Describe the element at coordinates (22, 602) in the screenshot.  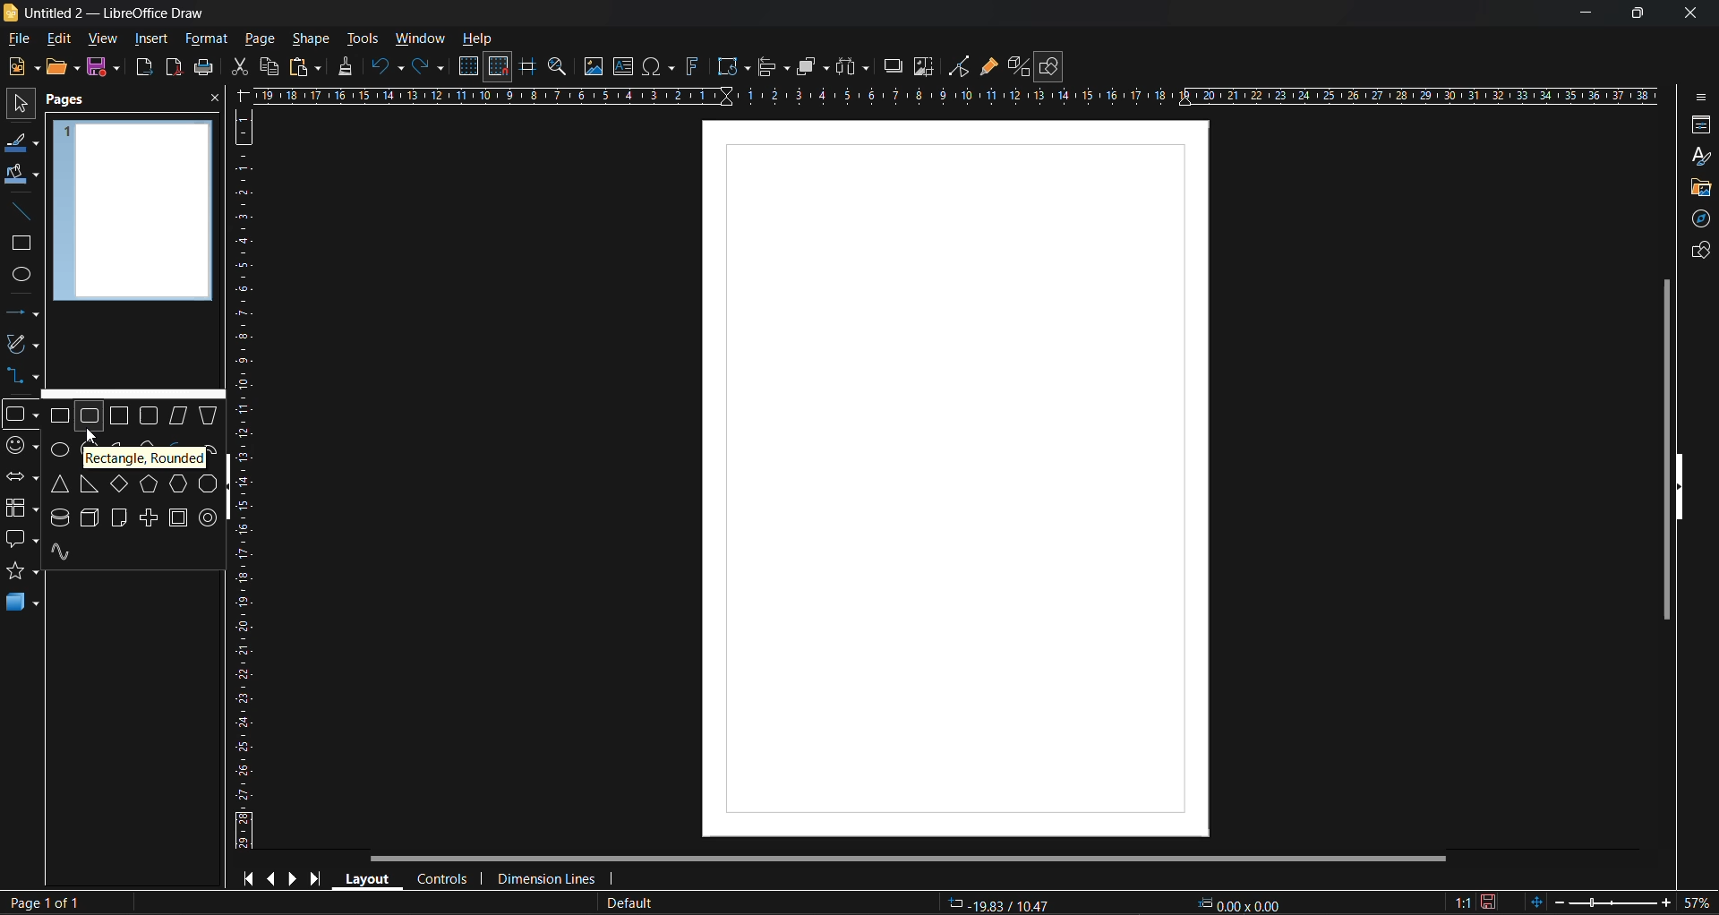
I see `3d shapes` at that location.